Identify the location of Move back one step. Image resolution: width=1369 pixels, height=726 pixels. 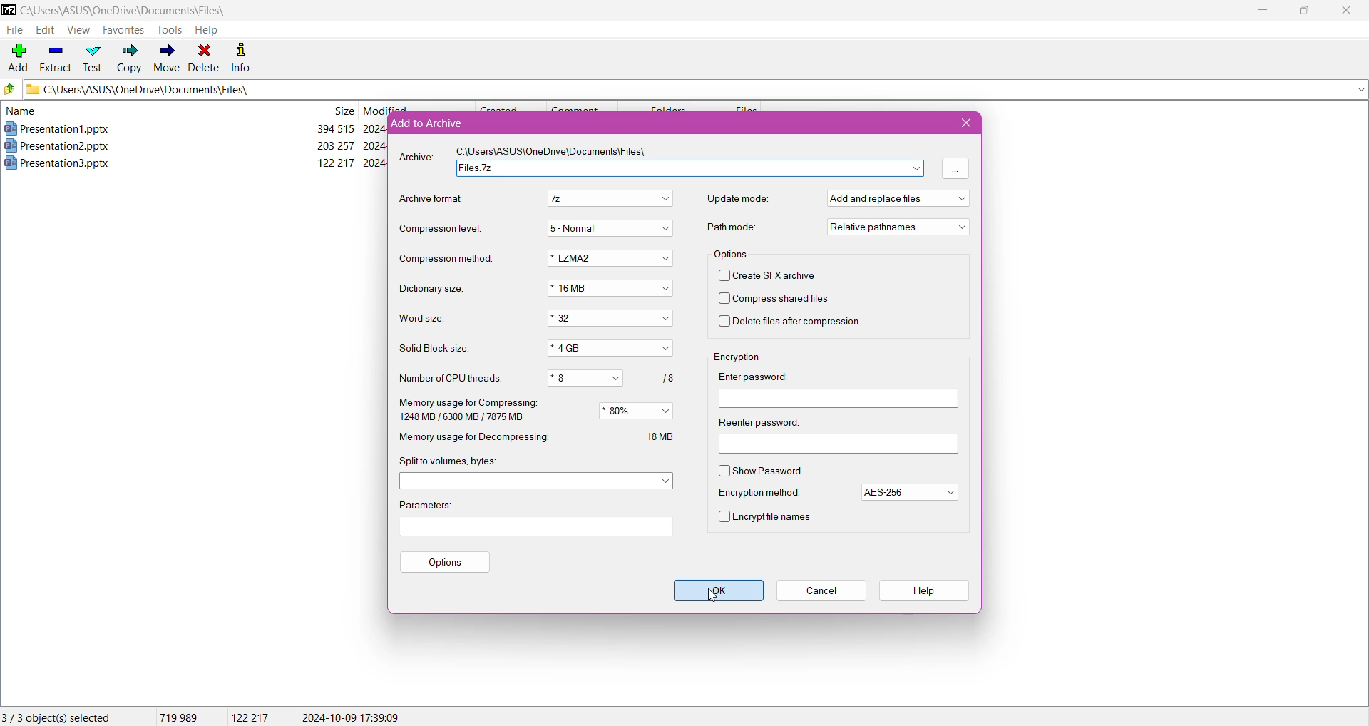
(10, 91).